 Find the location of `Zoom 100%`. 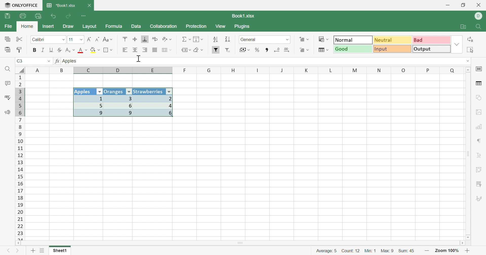

Zoom 100% is located at coordinates (447, 250).